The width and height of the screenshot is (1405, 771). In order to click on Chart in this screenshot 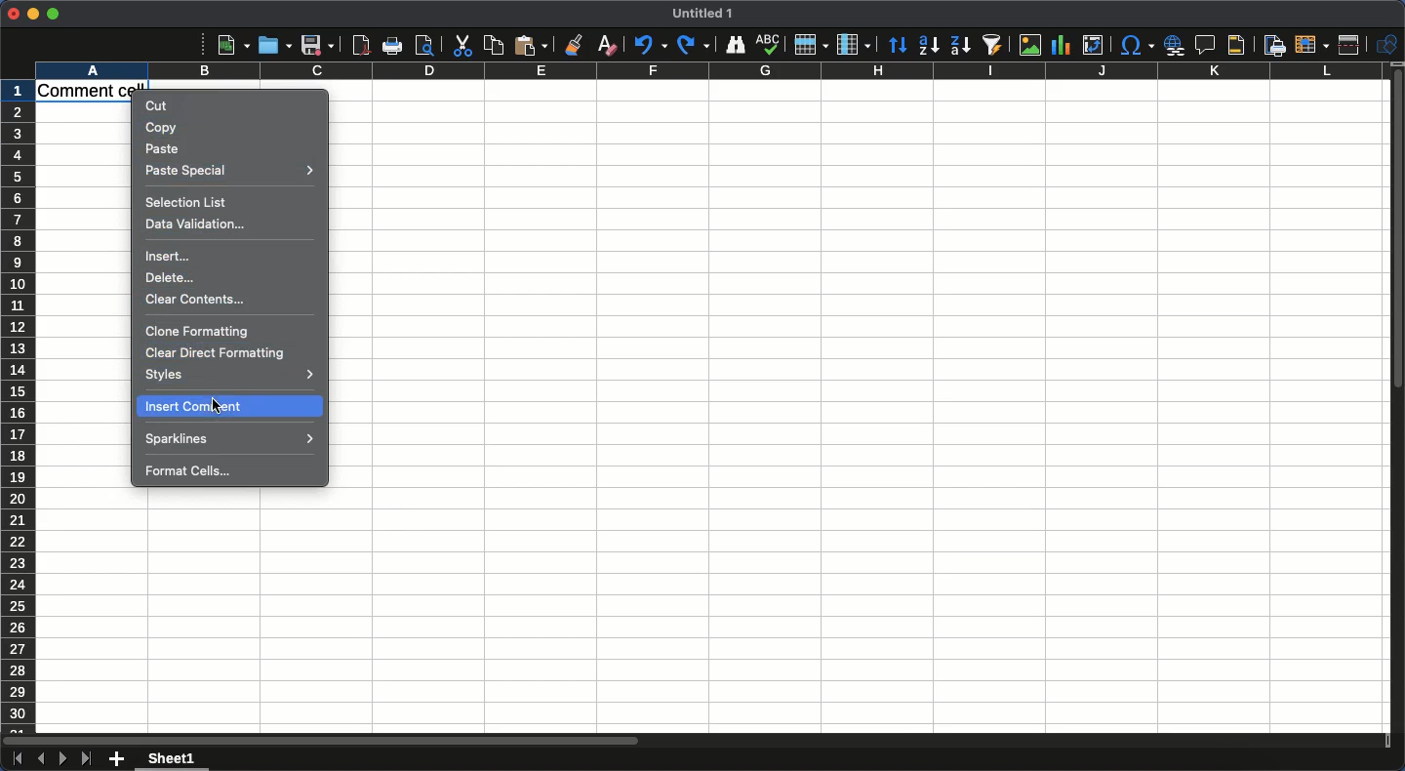, I will do `click(1060, 44)`.